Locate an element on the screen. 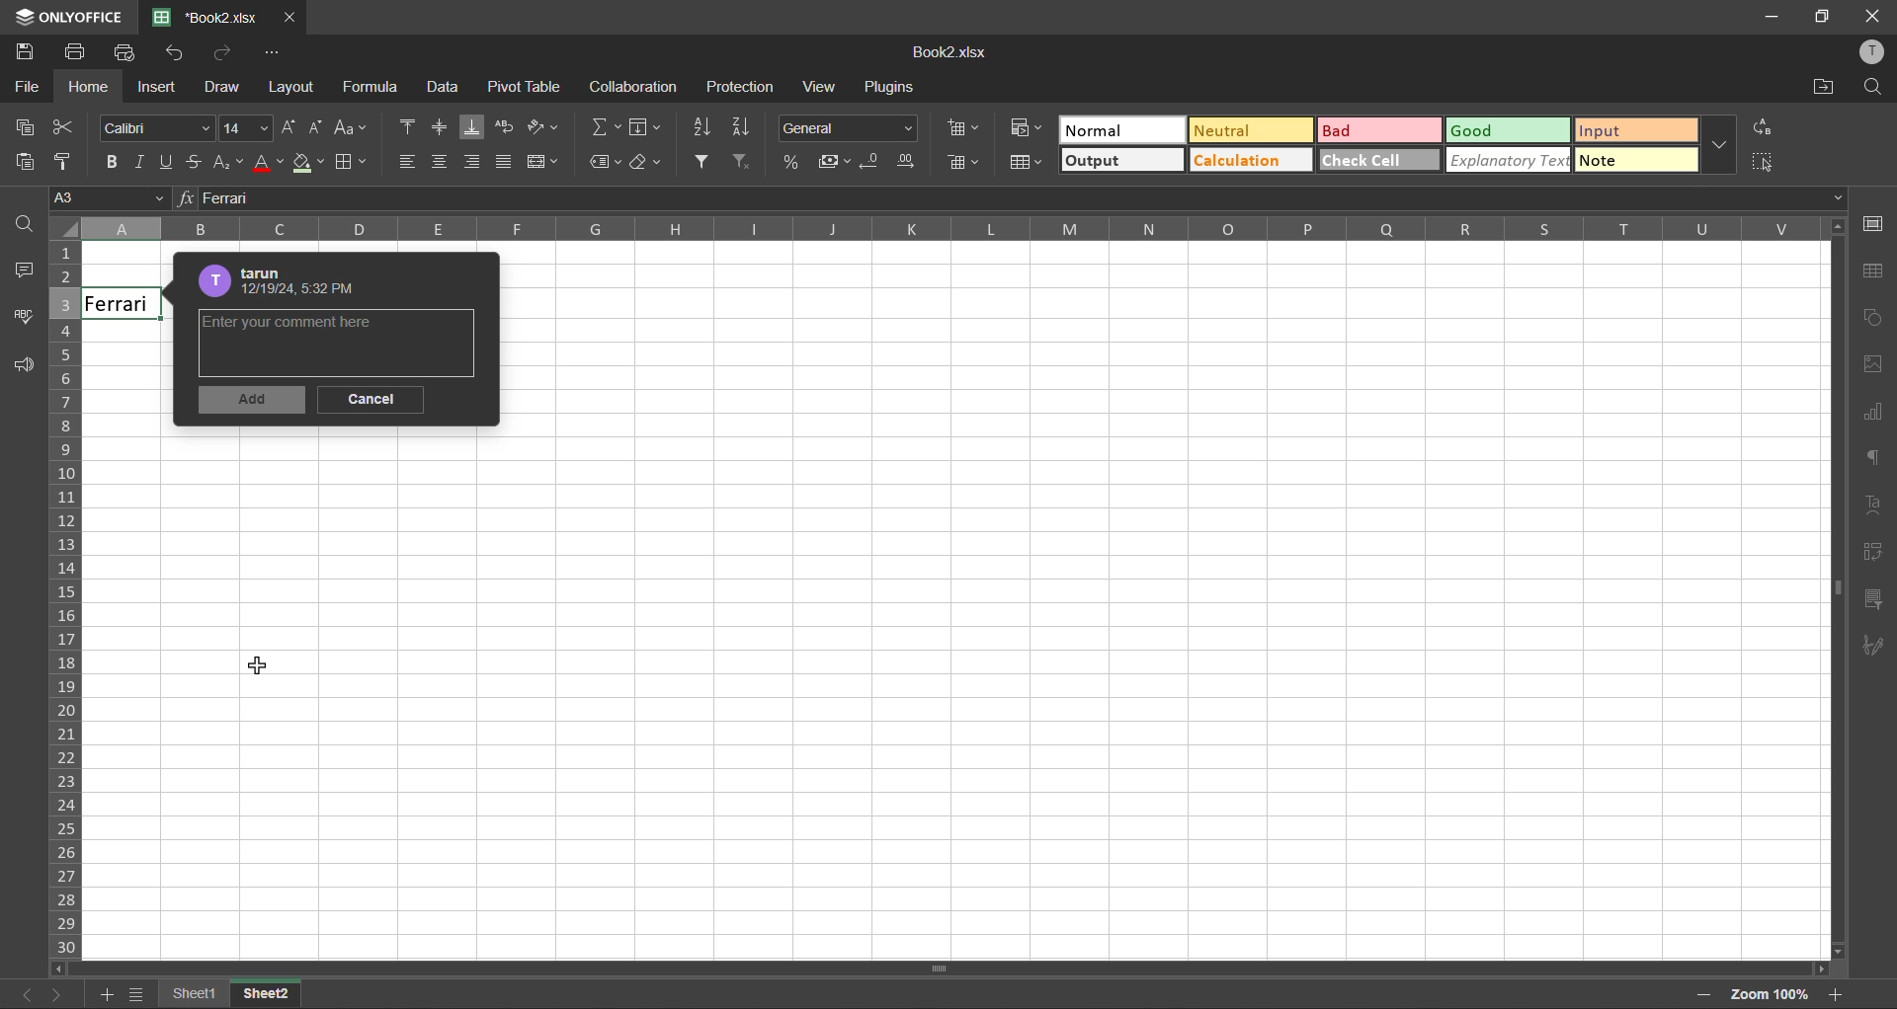 Image resolution: width=1897 pixels, height=1009 pixels. draw is located at coordinates (226, 89).